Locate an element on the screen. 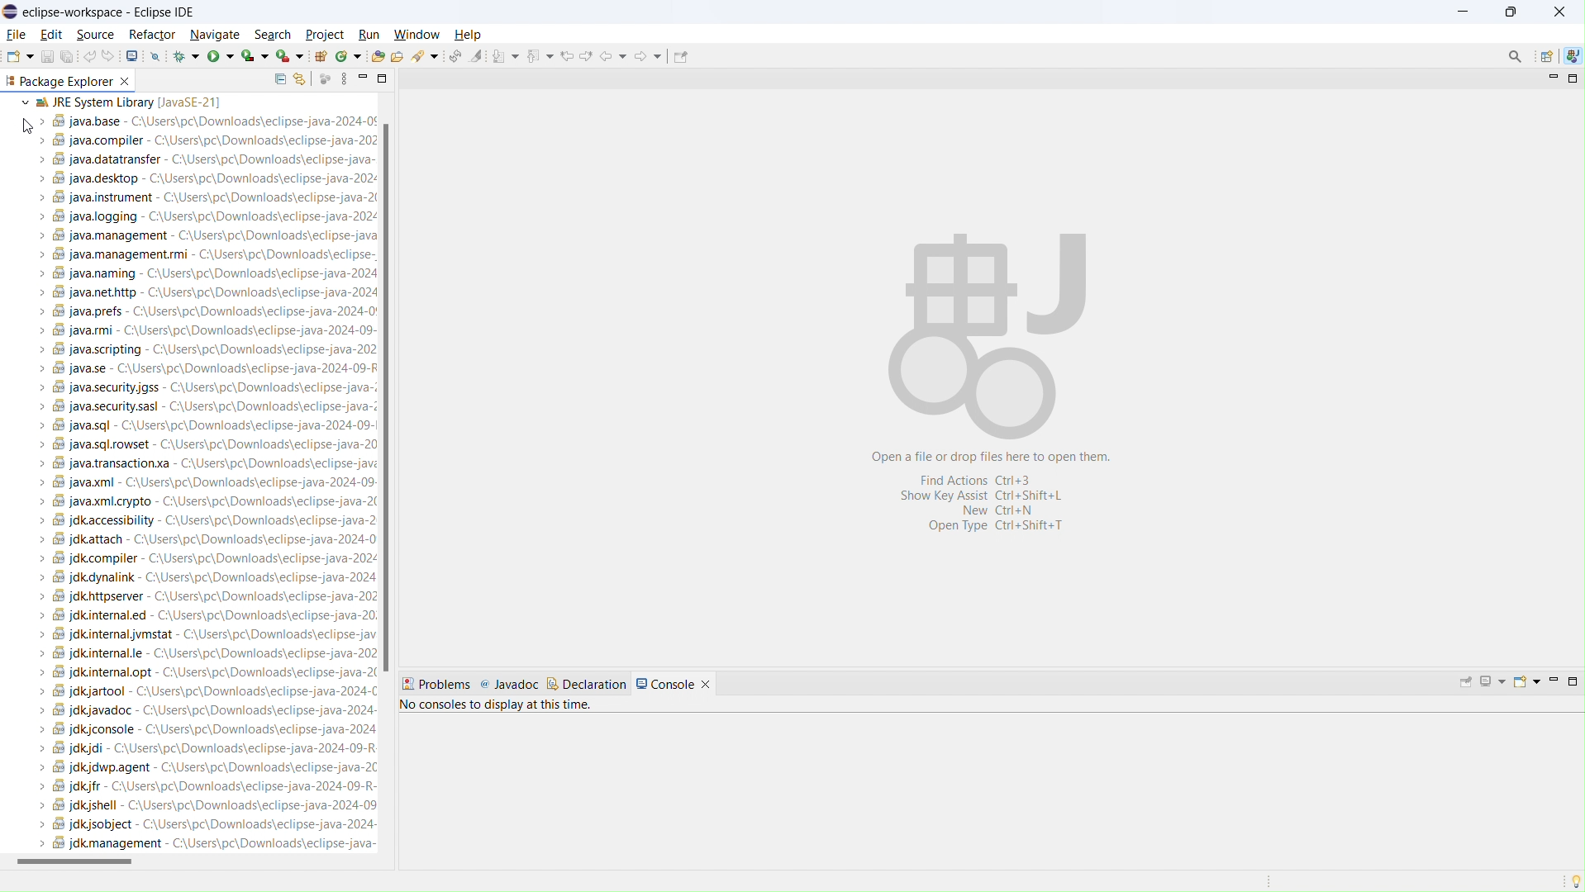 This screenshot has width=1585, height=892. edit is located at coordinates (52, 35).